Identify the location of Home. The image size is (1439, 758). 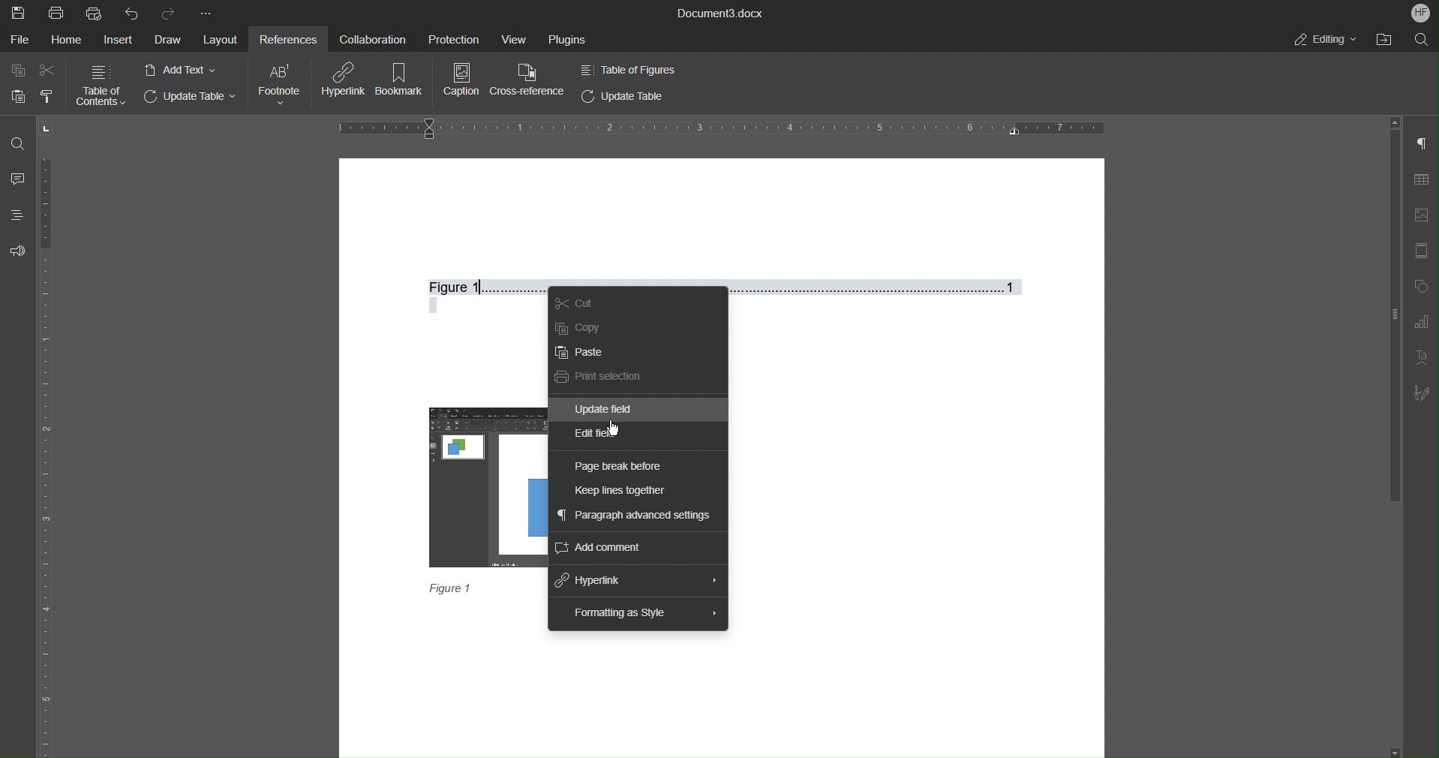
(69, 40).